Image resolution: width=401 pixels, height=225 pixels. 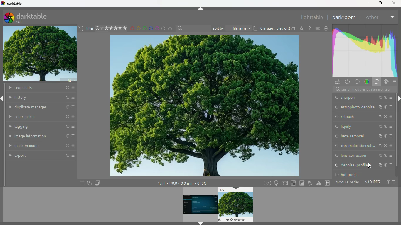 I want to click on minimize, so click(x=367, y=4).